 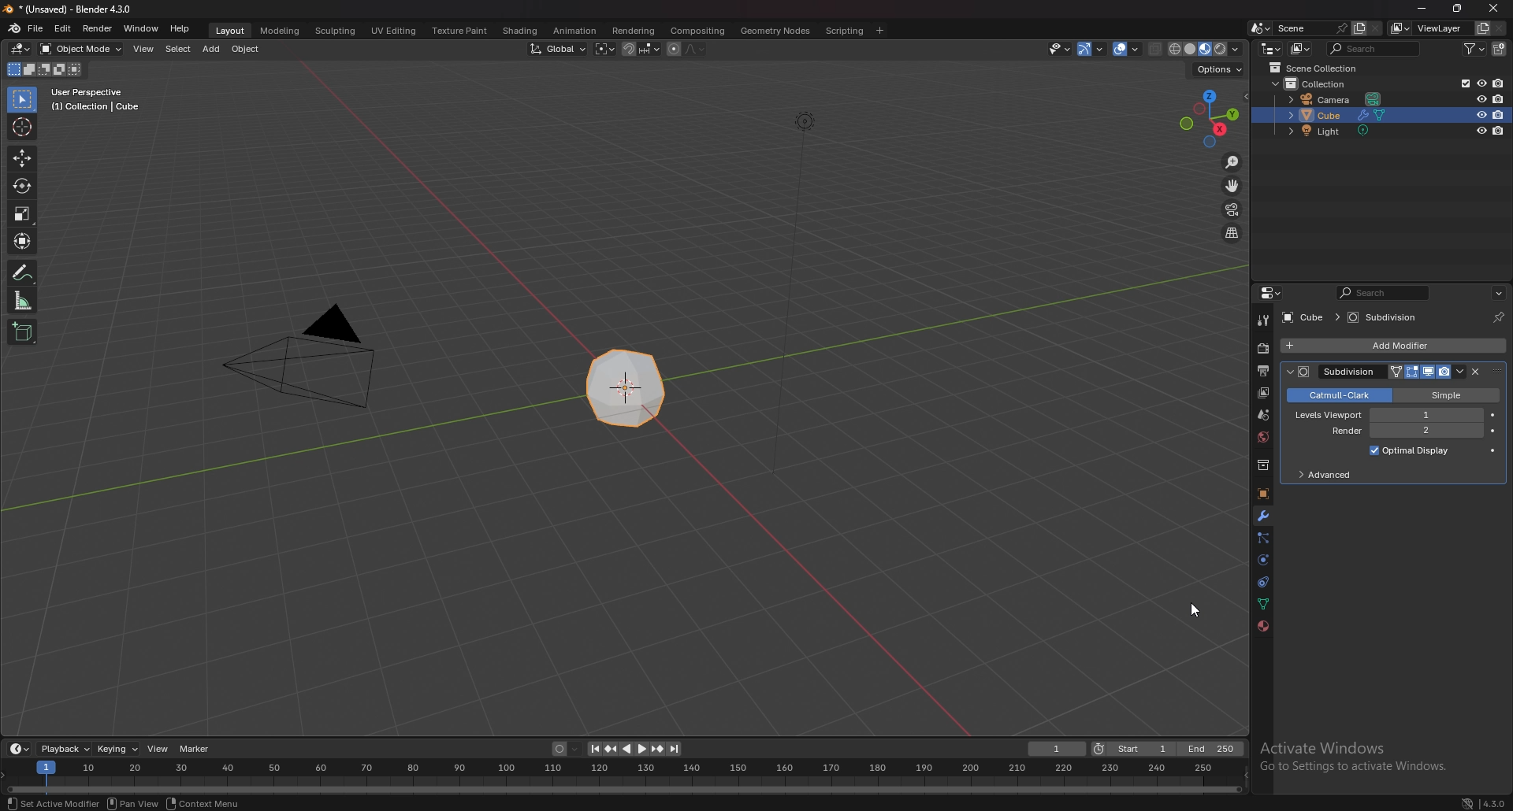 What do you see at coordinates (699, 31) in the screenshot?
I see `compositing` at bounding box center [699, 31].